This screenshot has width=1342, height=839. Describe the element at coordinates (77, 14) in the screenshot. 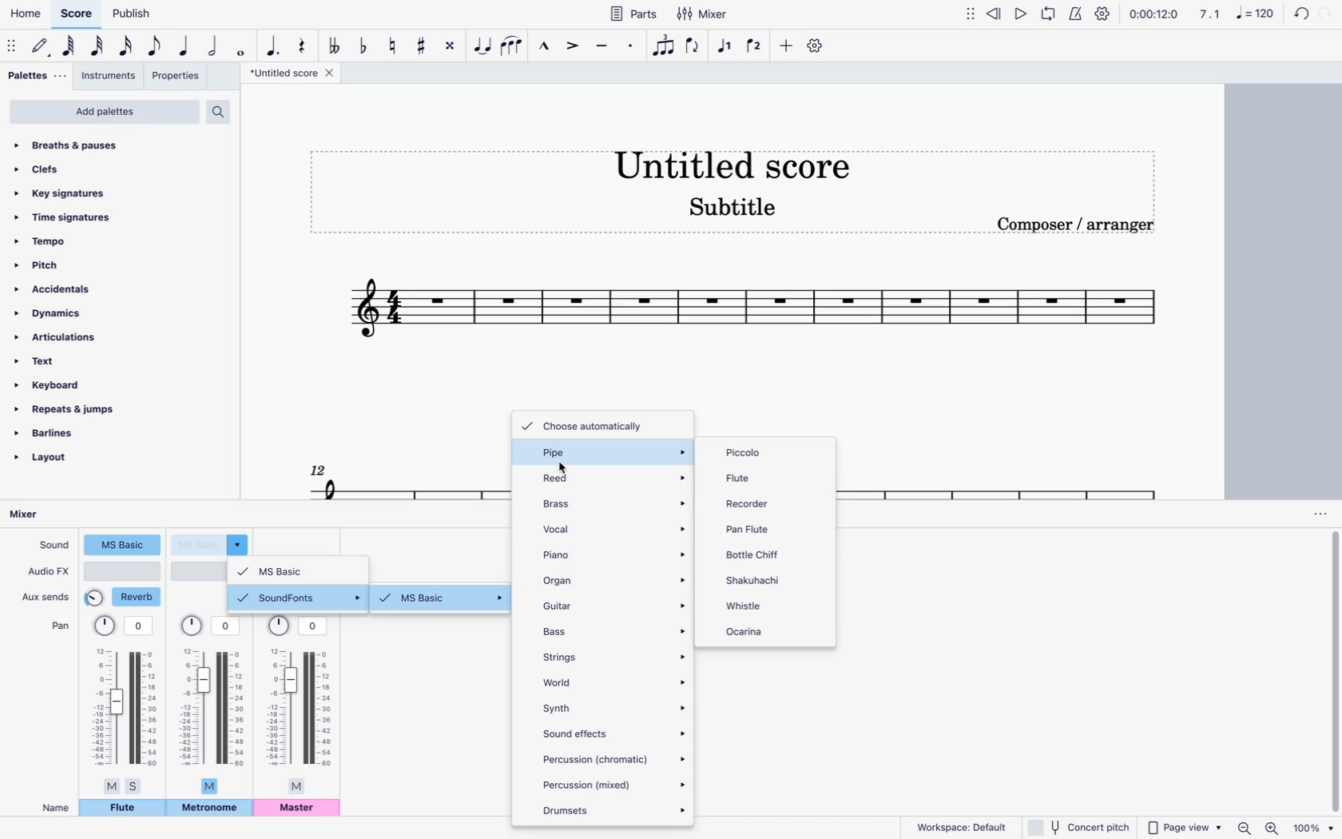

I see `score` at that location.